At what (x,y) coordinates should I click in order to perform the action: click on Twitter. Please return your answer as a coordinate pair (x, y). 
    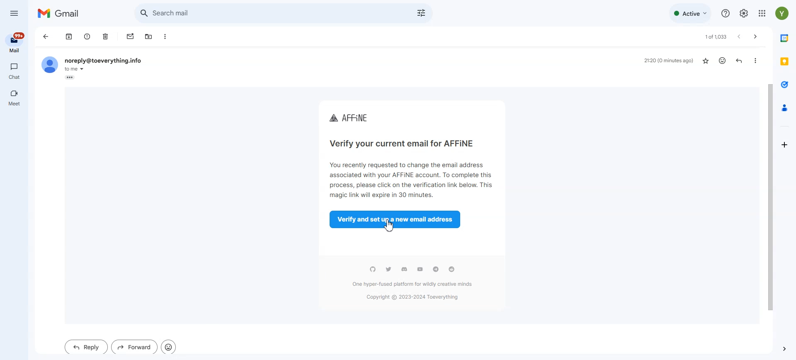
    Looking at the image, I should click on (388, 269).